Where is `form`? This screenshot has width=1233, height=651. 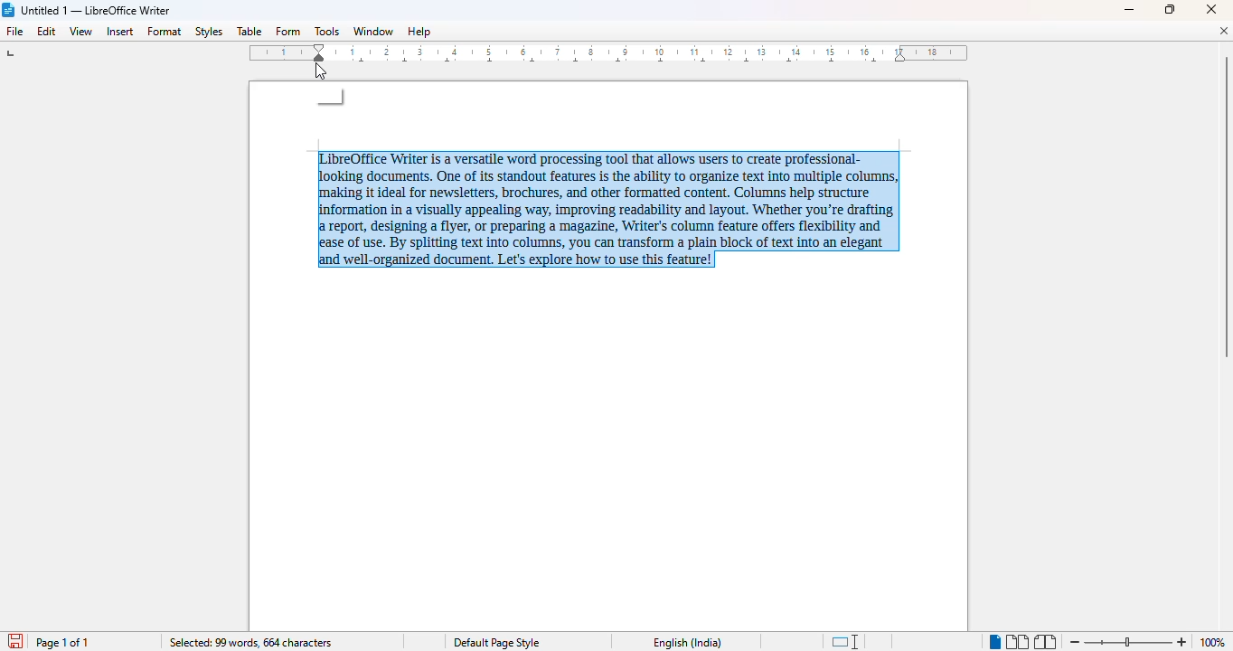
form is located at coordinates (287, 32).